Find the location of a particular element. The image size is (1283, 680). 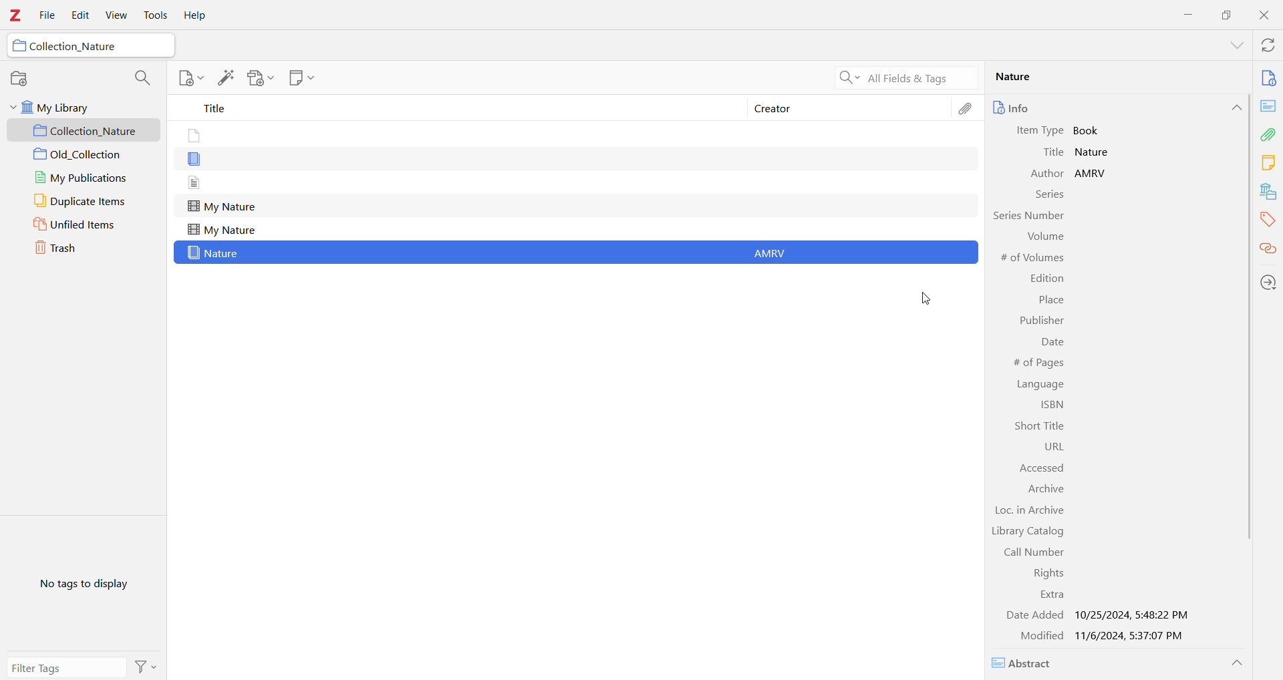

Trash is located at coordinates (72, 246).